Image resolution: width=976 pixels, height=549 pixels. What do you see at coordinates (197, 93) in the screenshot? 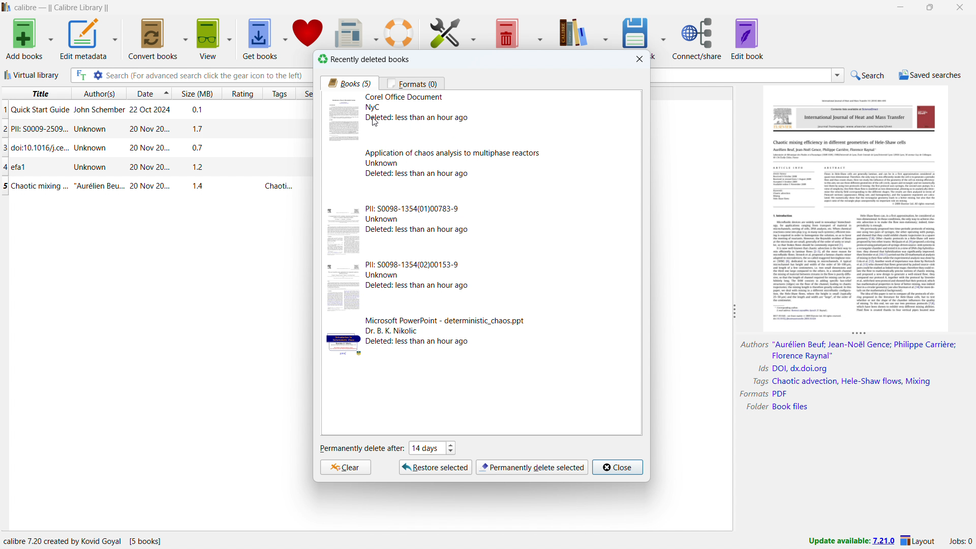
I see `sort by size` at bounding box center [197, 93].